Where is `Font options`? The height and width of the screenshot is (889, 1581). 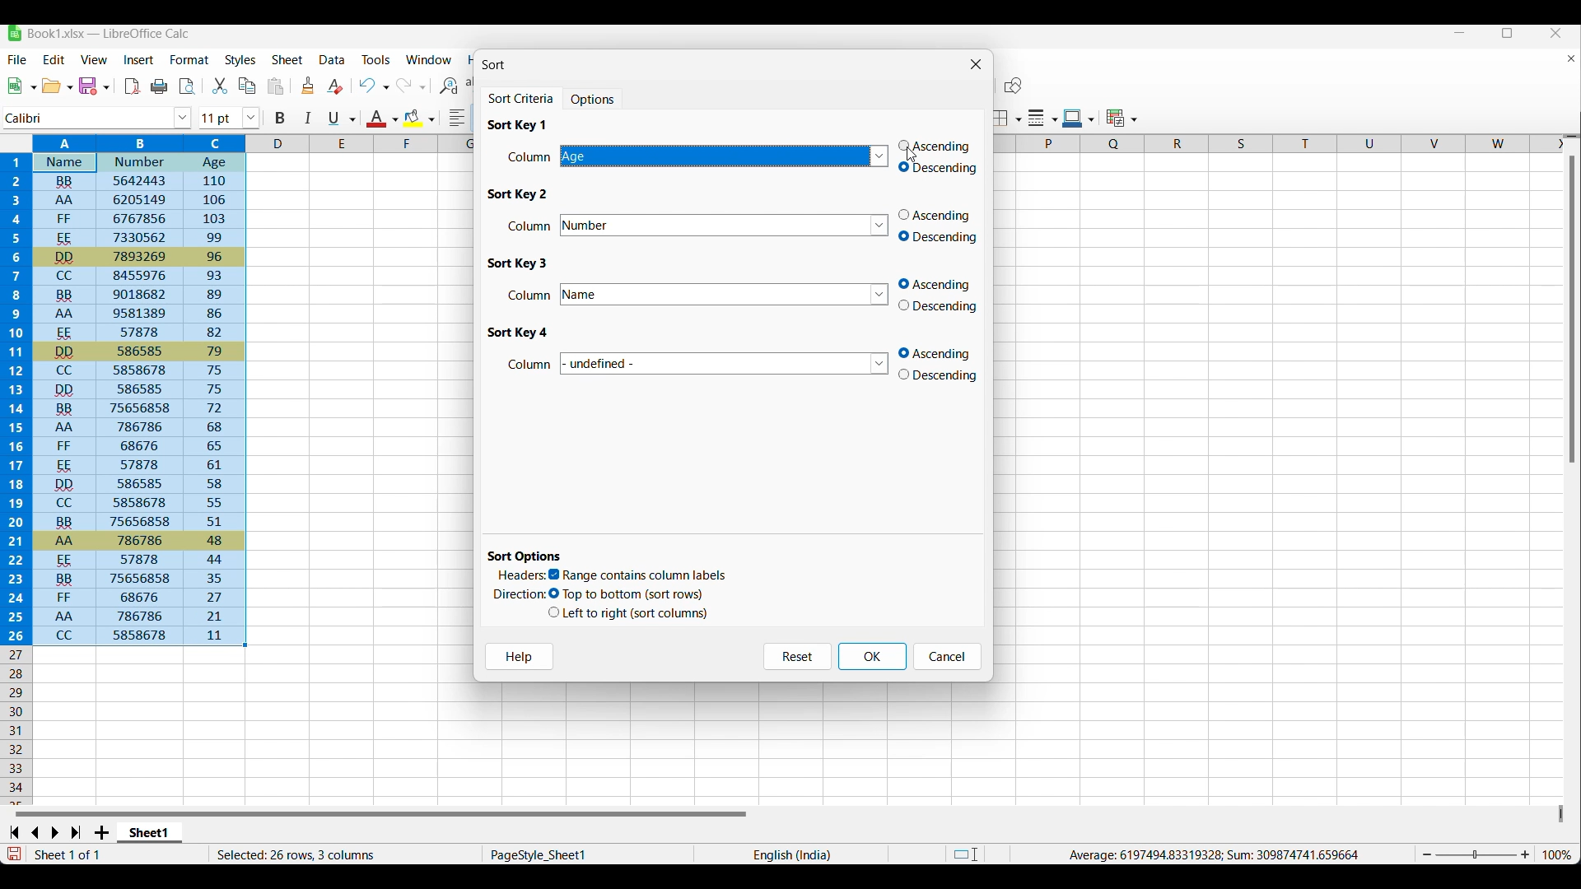 Font options is located at coordinates (183, 119).